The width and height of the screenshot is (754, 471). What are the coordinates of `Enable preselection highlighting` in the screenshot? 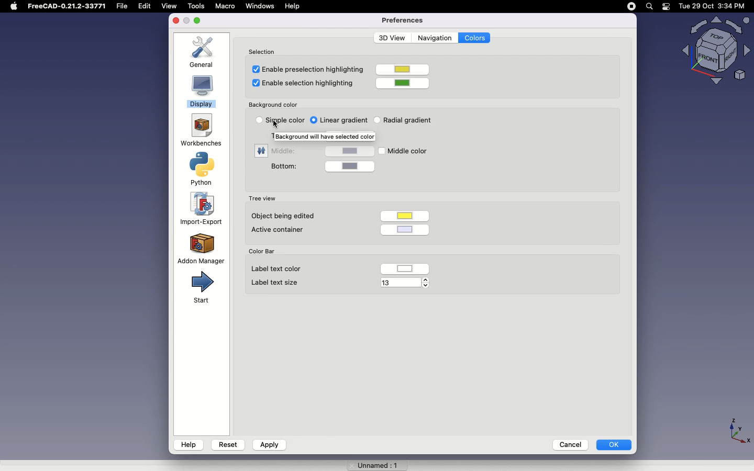 It's located at (305, 69).